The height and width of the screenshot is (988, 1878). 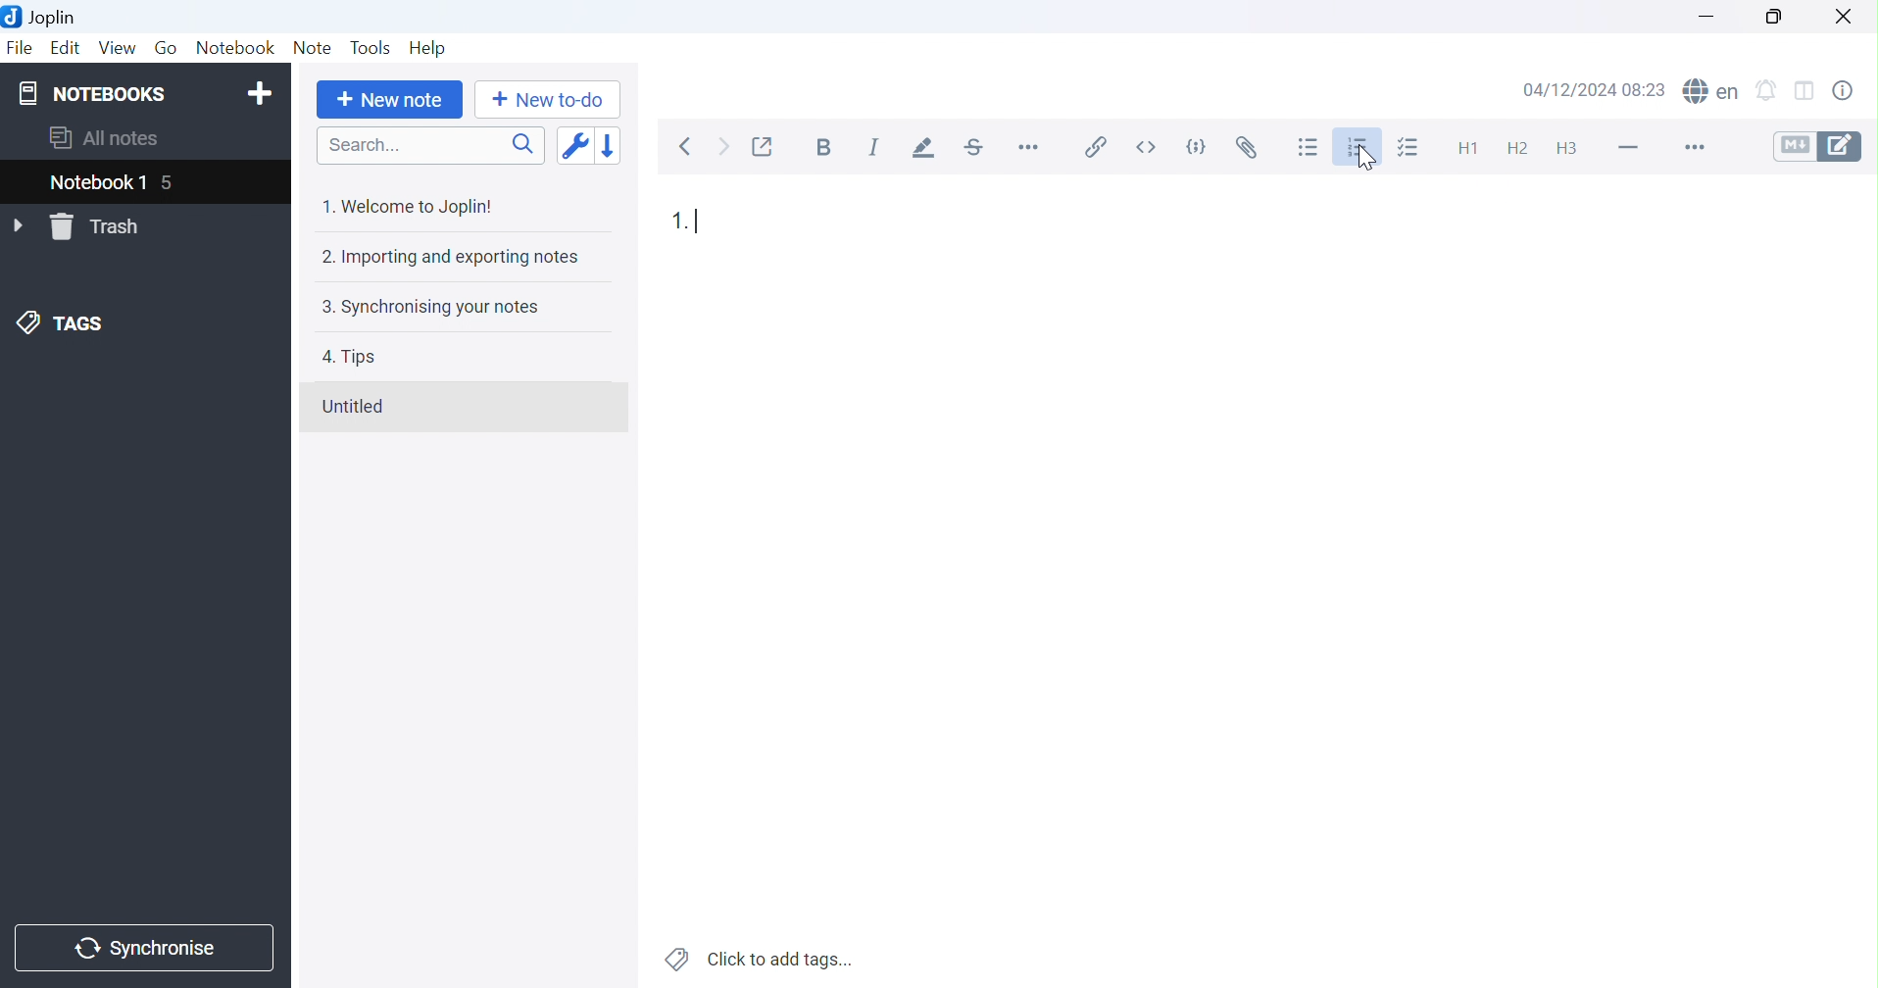 What do you see at coordinates (429, 145) in the screenshot?
I see `Search` at bounding box center [429, 145].